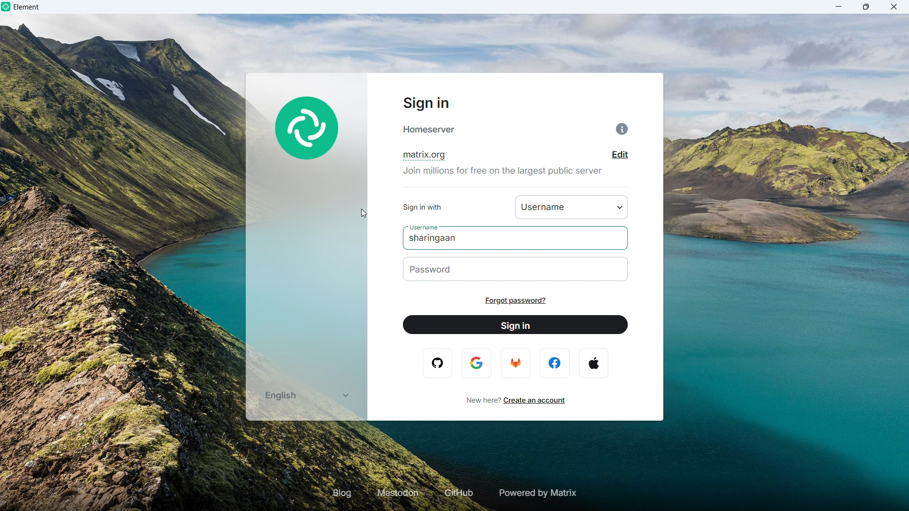 The image size is (909, 511). Describe the element at coordinates (27, 8) in the screenshot. I see `element` at that location.